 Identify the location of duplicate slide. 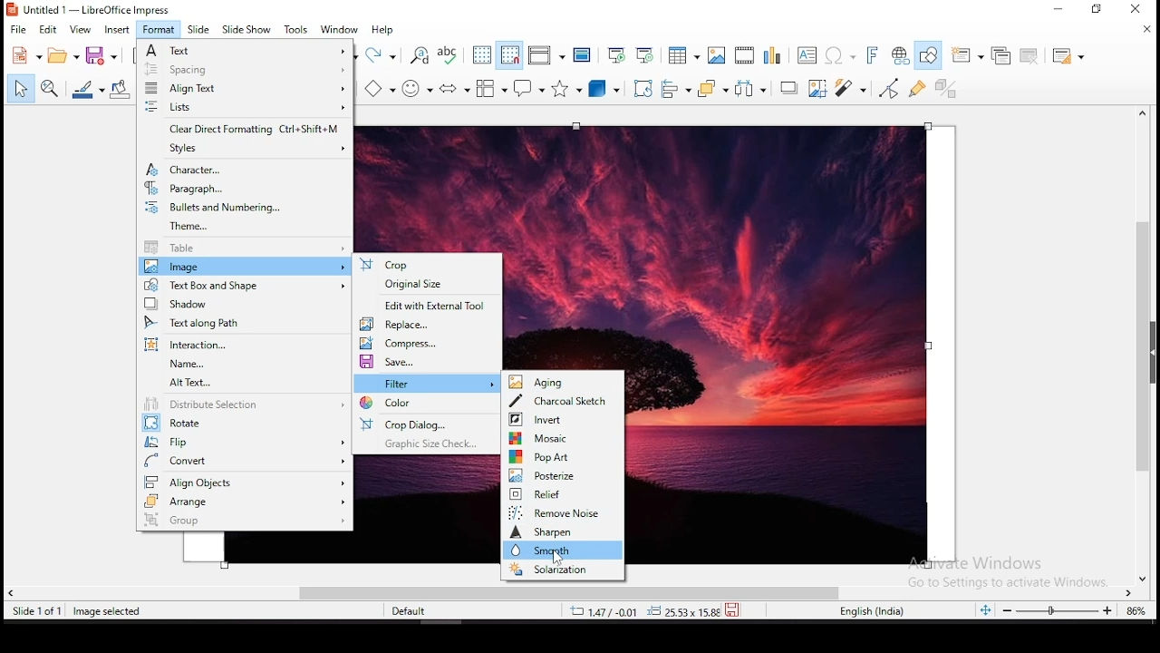
(999, 54).